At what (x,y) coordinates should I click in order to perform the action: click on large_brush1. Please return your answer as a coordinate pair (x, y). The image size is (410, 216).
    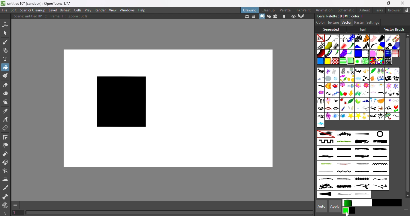
    Looking at the image, I should click on (361, 142).